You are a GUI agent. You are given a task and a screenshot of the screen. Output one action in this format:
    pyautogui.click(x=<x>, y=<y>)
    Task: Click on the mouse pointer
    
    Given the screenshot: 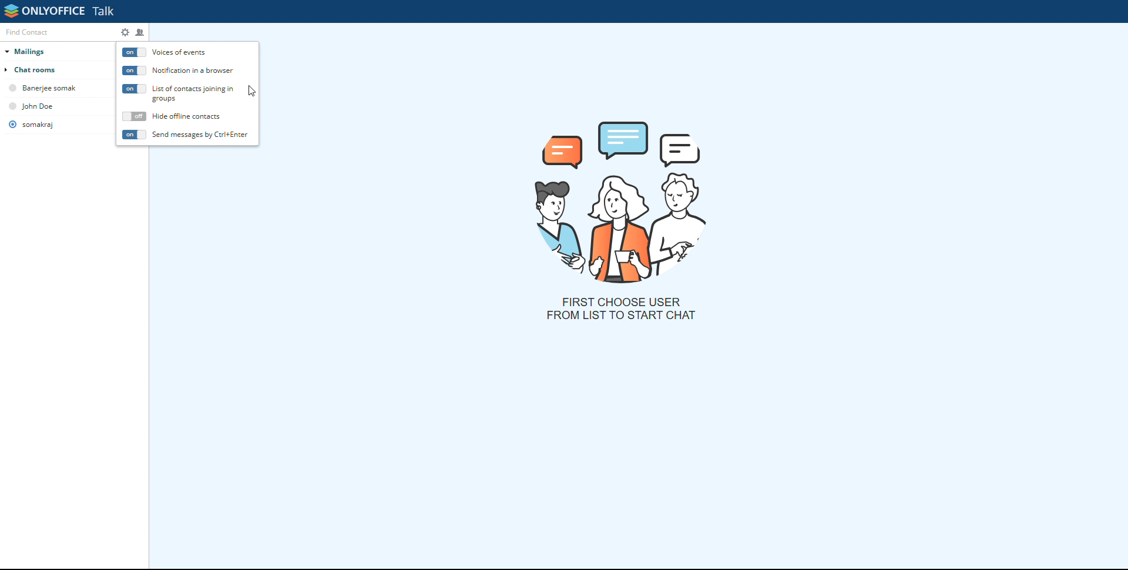 What is the action you would take?
    pyautogui.click(x=251, y=91)
    